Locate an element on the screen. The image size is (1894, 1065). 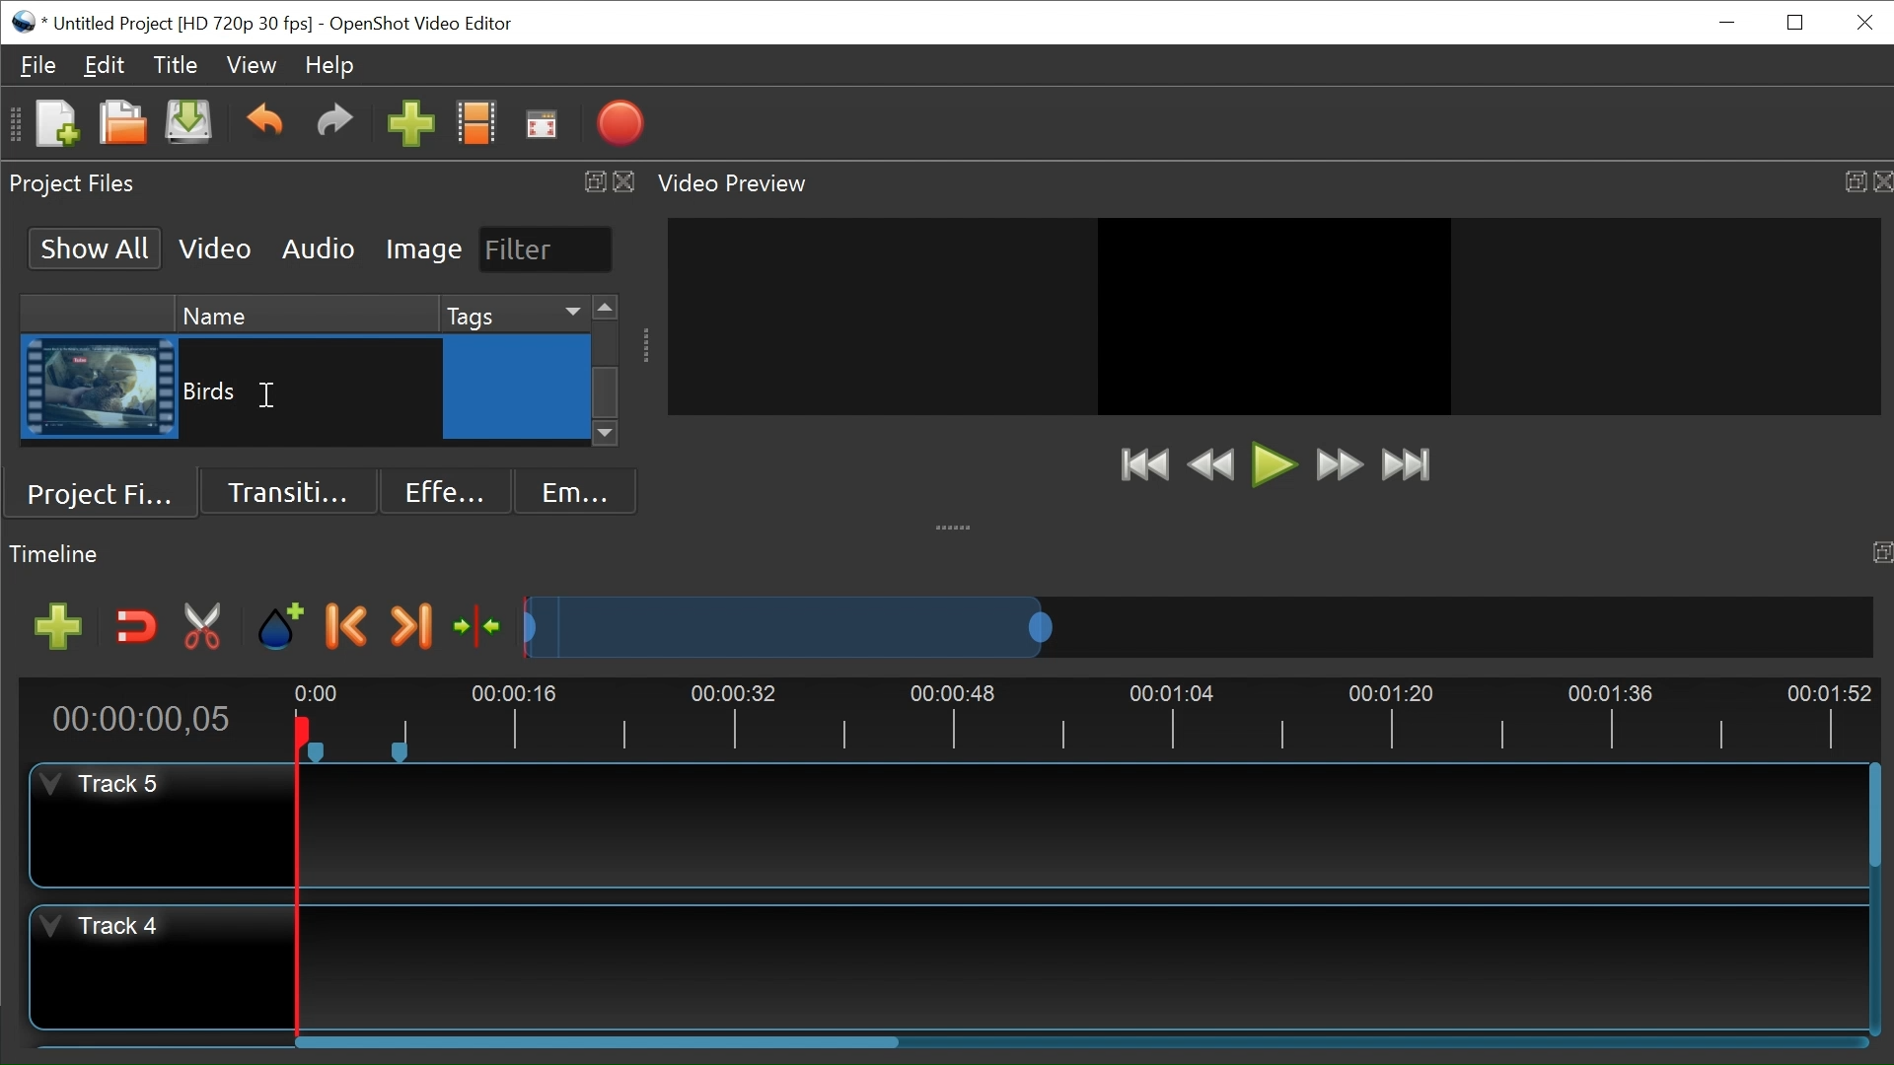
Edit is located at coordinates (106, 68).